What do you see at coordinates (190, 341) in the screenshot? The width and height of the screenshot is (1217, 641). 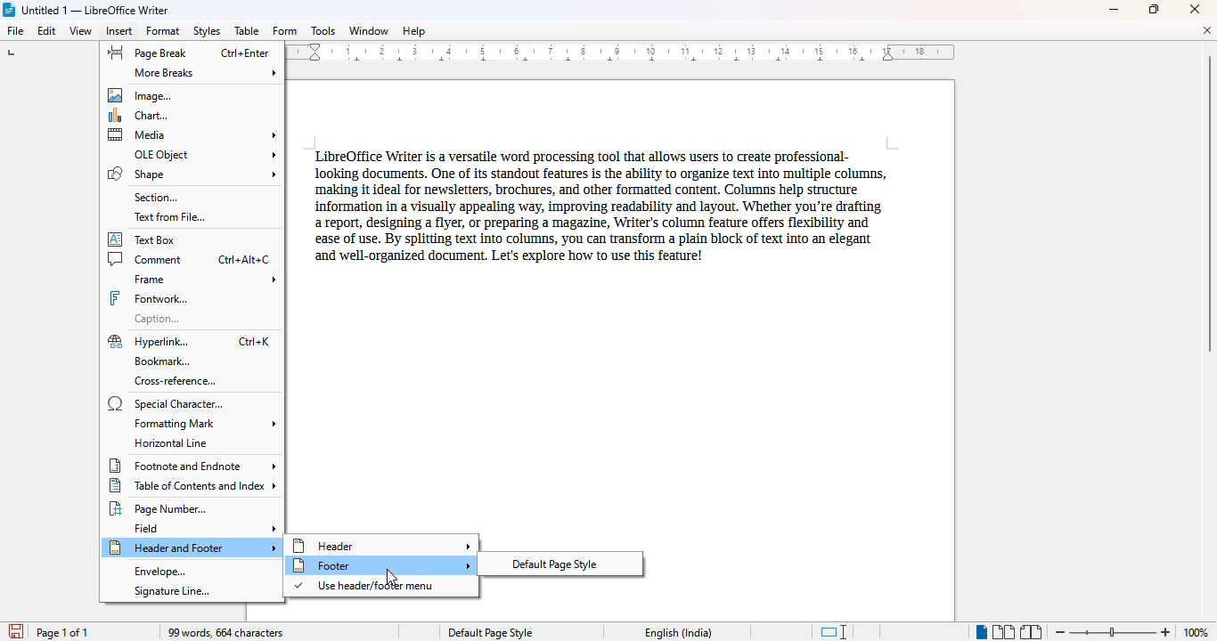 I see `hyperlink` at bounding box center [190, 341].